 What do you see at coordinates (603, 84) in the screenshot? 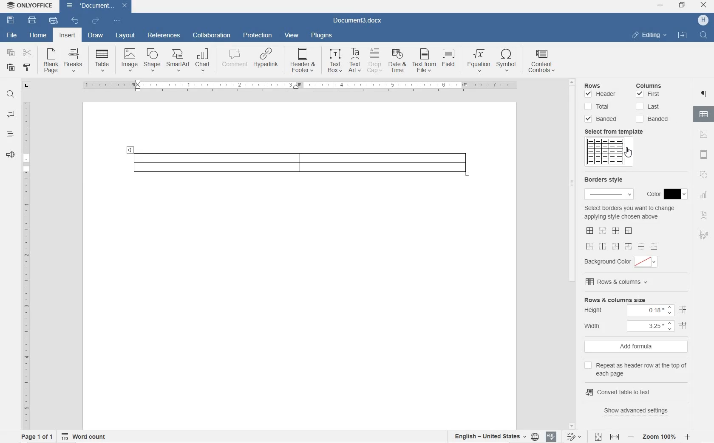
I see `Rows` at bounding box center [603, 84].